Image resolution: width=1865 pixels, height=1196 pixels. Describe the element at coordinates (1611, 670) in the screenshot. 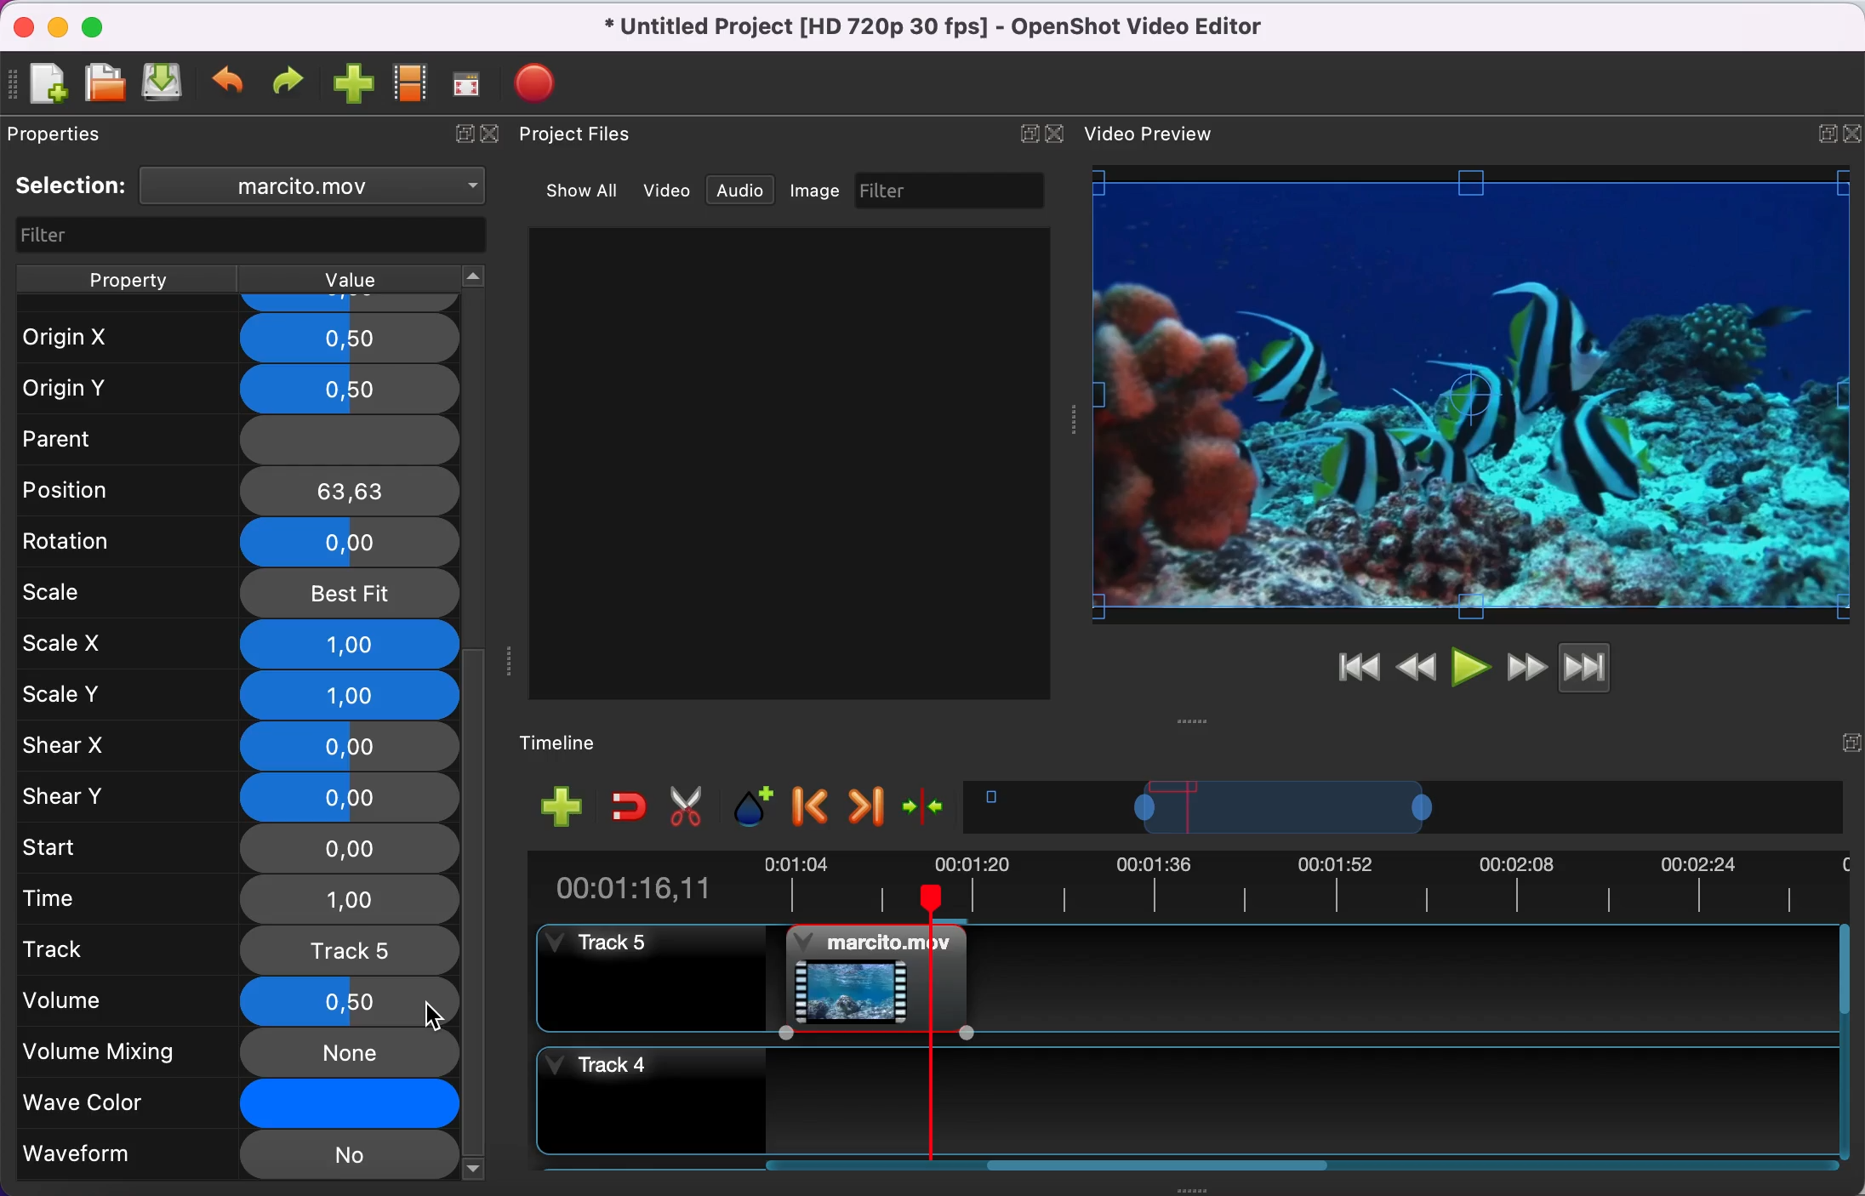

I see `jump to end` at that location.